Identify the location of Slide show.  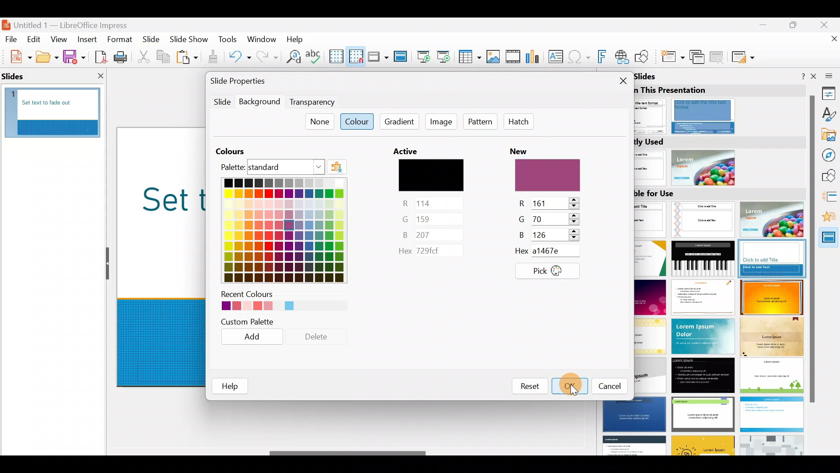
(191, 40).